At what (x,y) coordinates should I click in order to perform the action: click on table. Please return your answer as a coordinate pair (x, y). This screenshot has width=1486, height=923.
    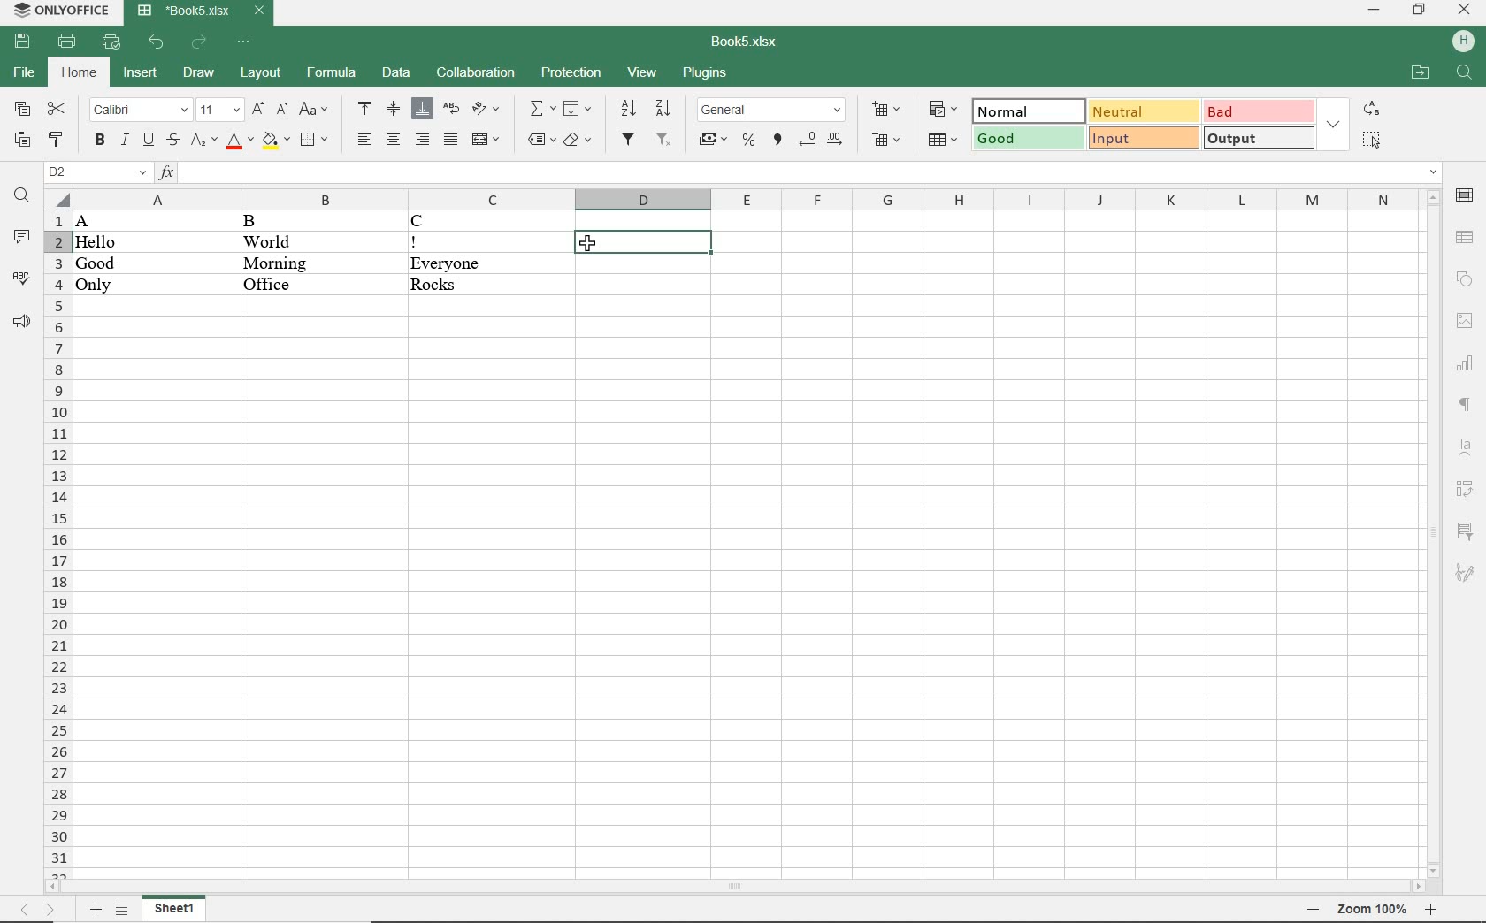
    Looking at the image, I should click on (1465, 237).